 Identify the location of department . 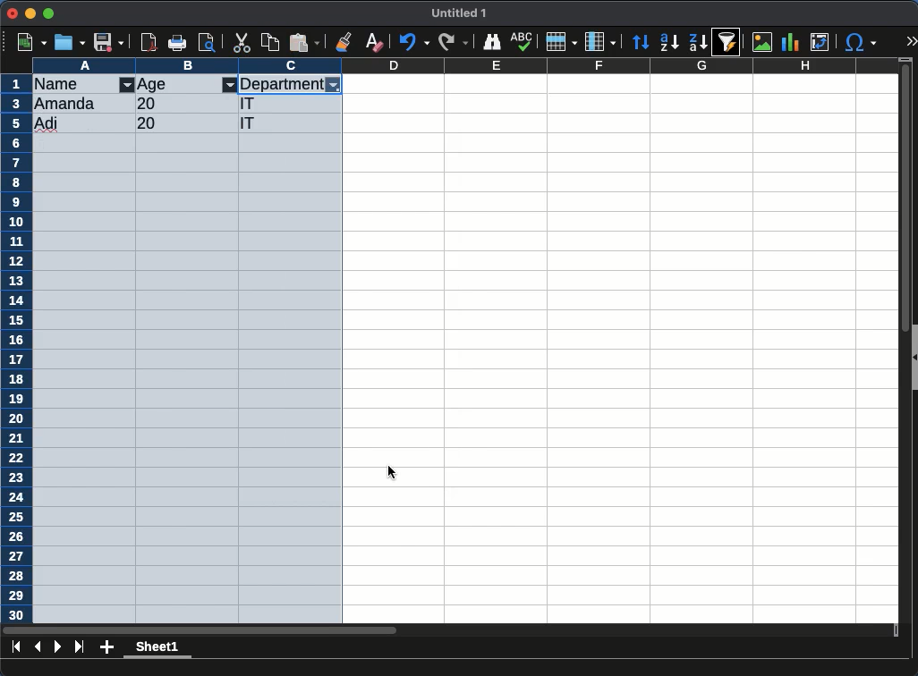
(281, 83).